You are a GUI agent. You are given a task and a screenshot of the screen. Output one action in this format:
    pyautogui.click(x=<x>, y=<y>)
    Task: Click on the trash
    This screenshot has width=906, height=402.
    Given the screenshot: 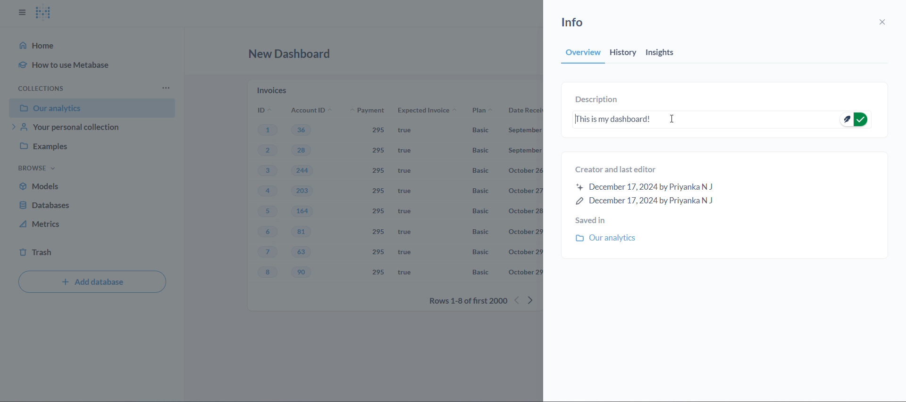 What is the action you would take?
    pyautogui.click(x=94, y=252)
    